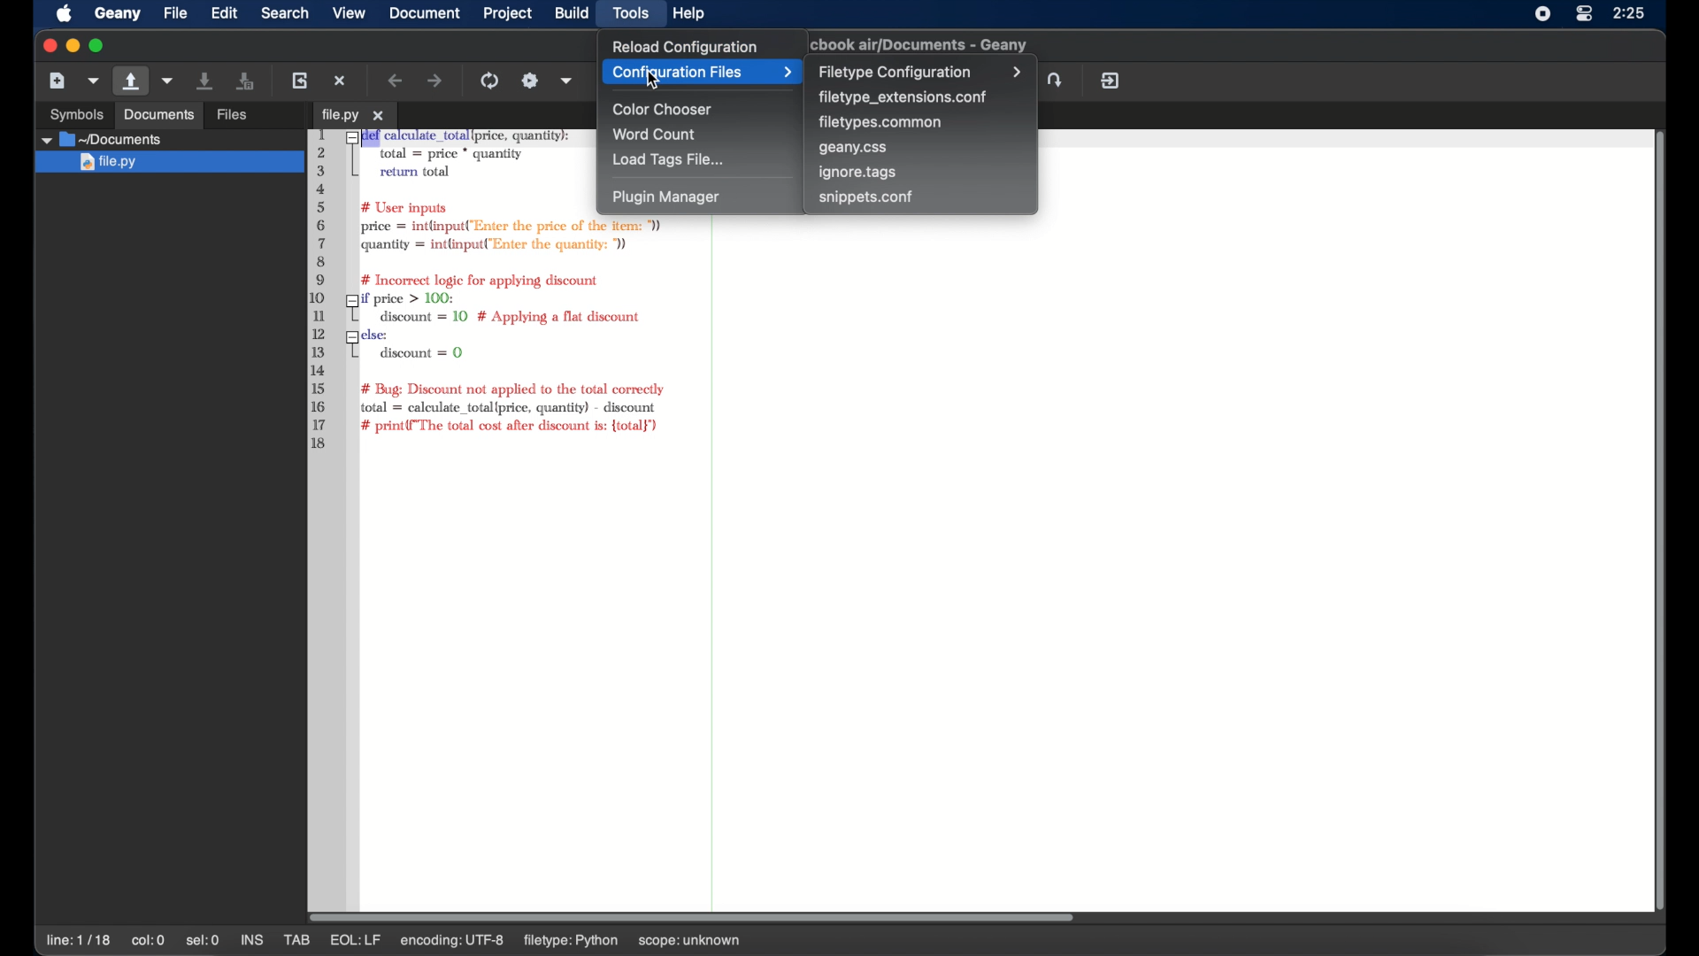 This screenshot has width=1699, height=956. What do you see at coordinates (132, 81) in the screenshot?
I see `open an existing file` at bounding box center [132, 81].